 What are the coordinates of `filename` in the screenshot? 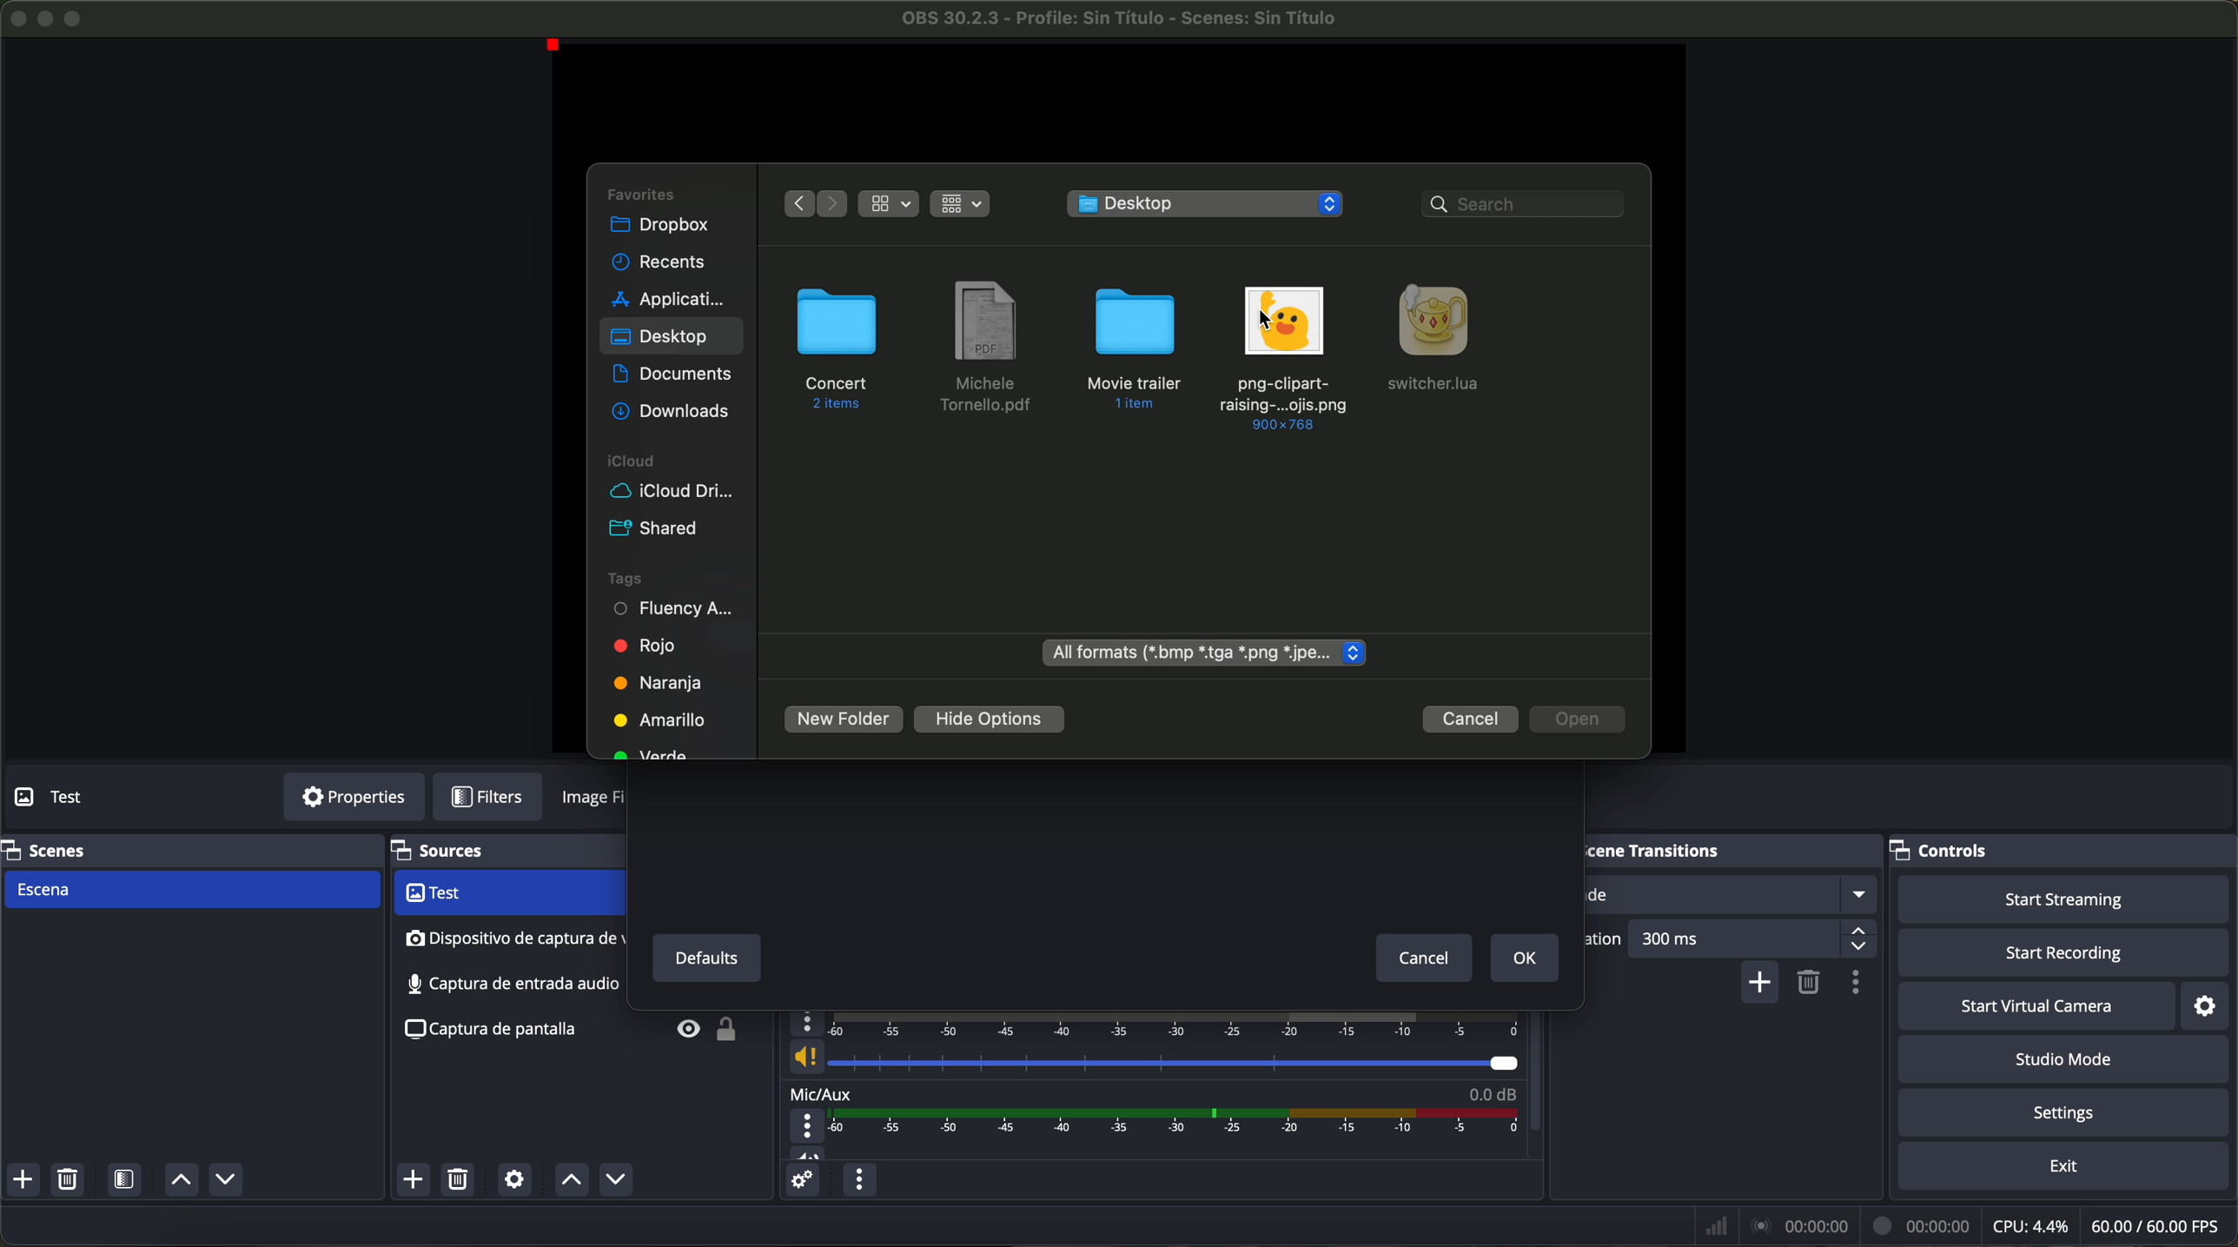 It's located at (1122, 18).